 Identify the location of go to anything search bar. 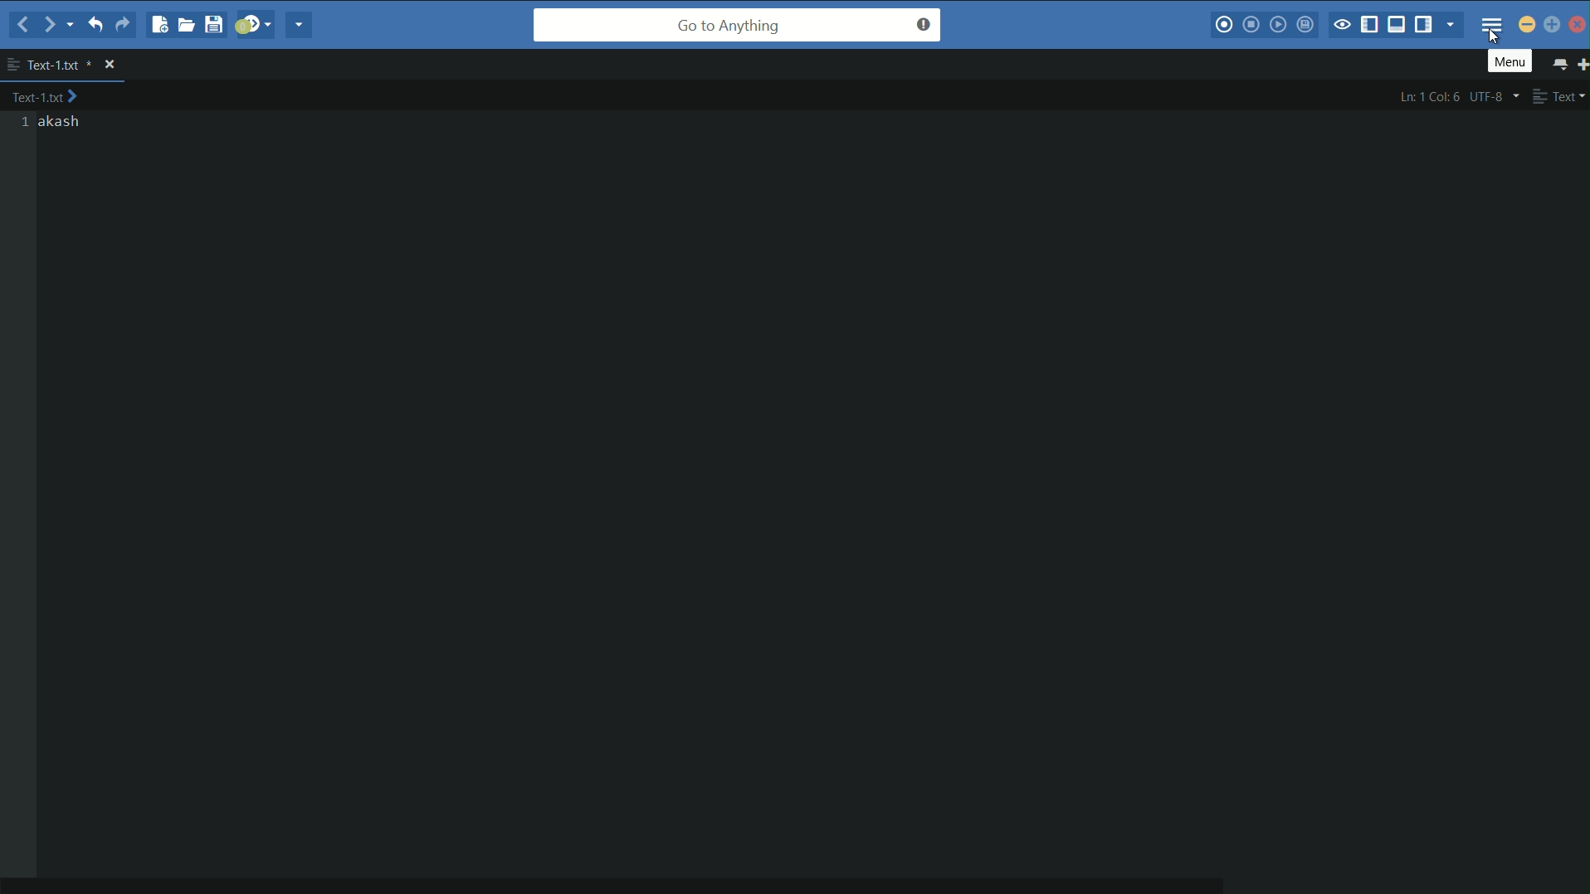
(738, 25).